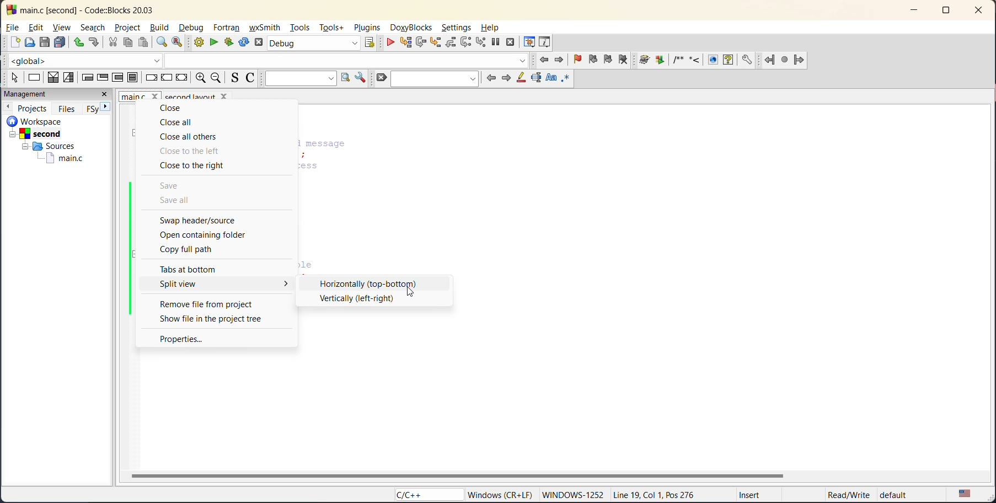 Image resolution: width=996 pixels, height=503 pixels. I want to click on abort, so click(257, 43).